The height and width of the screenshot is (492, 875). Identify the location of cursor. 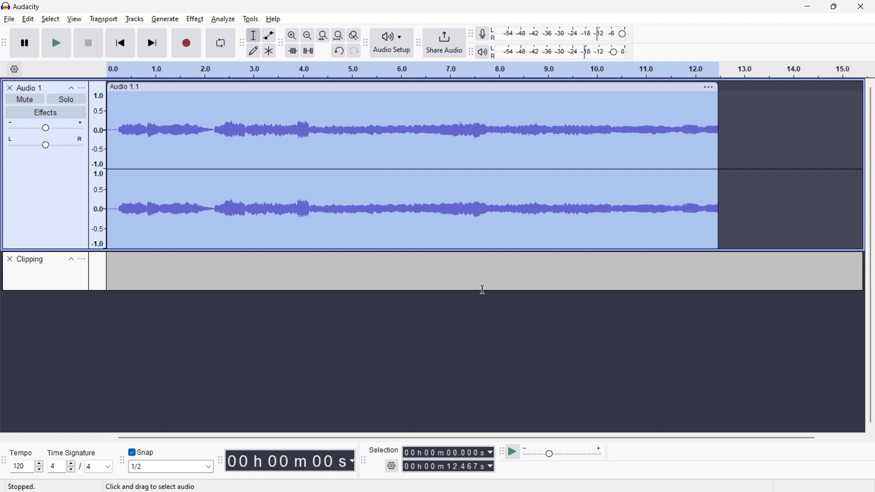
(482, 289).